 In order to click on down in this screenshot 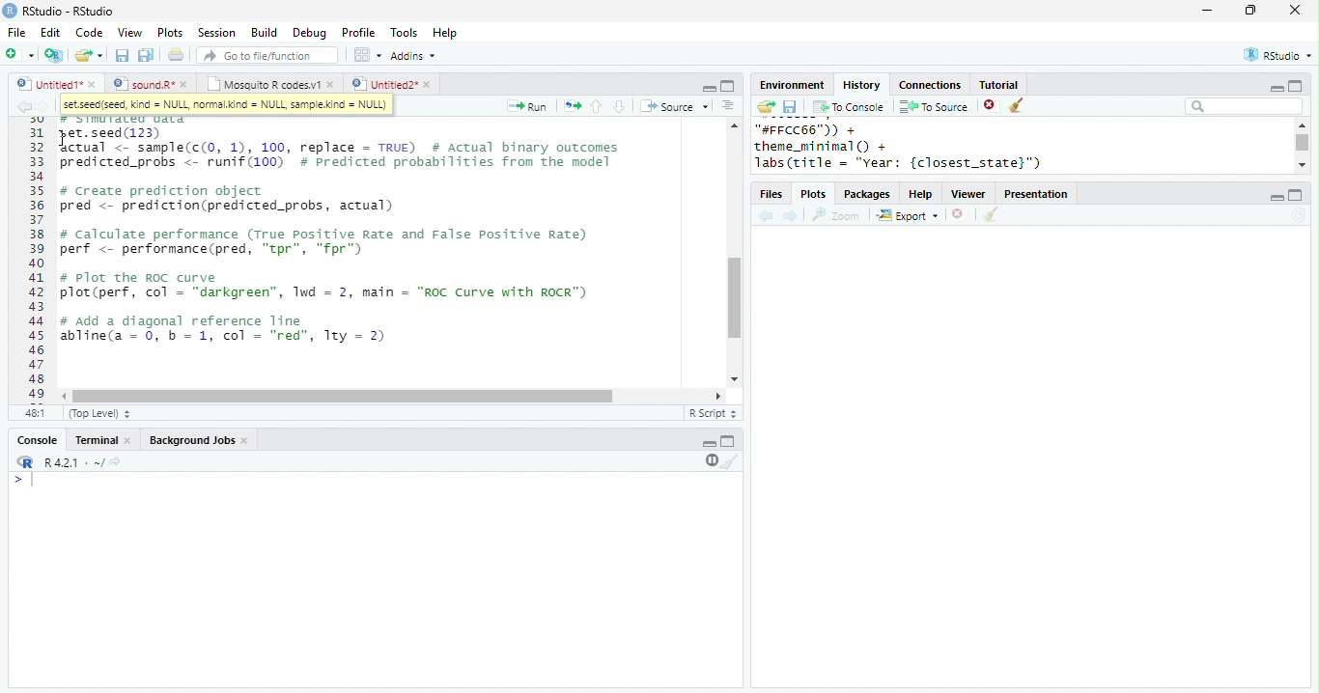, I will do `click(618, 106)`.